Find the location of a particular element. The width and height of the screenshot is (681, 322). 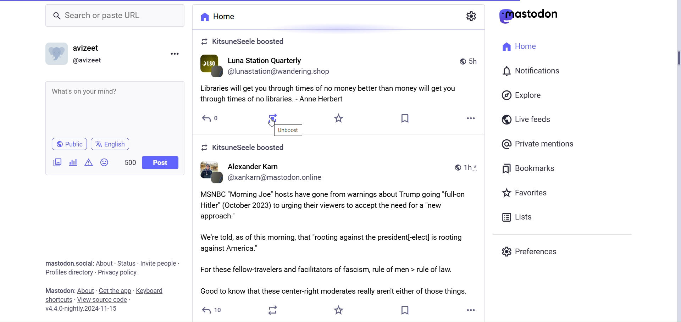

Live Feeds is located at coordinates (528, 120).